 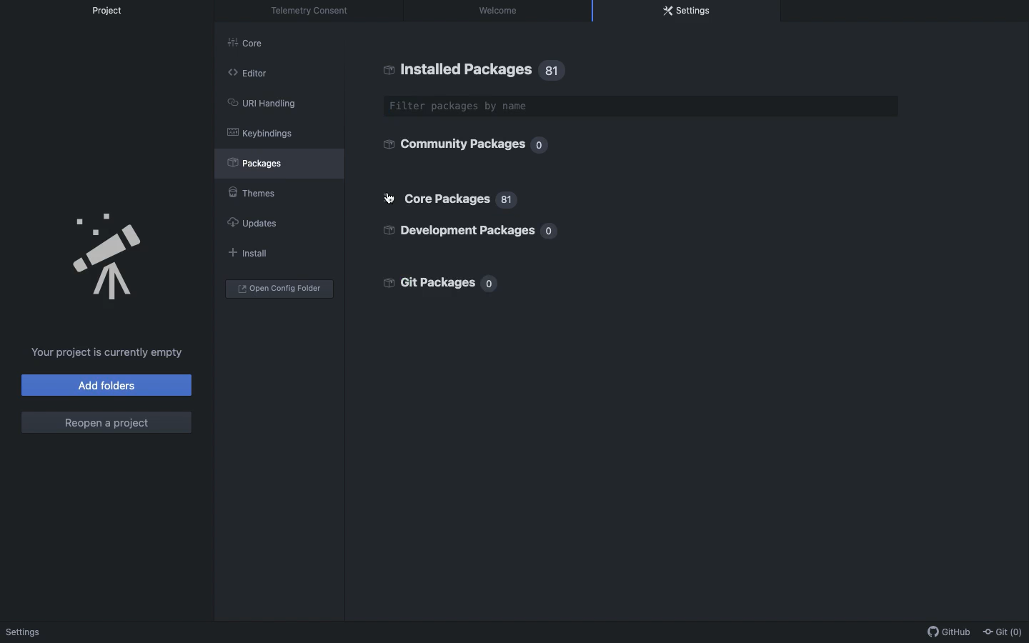 What do you see at coordinates (253, 46) in the screenshot?
I see `Core` at bounding box center [253, 46].